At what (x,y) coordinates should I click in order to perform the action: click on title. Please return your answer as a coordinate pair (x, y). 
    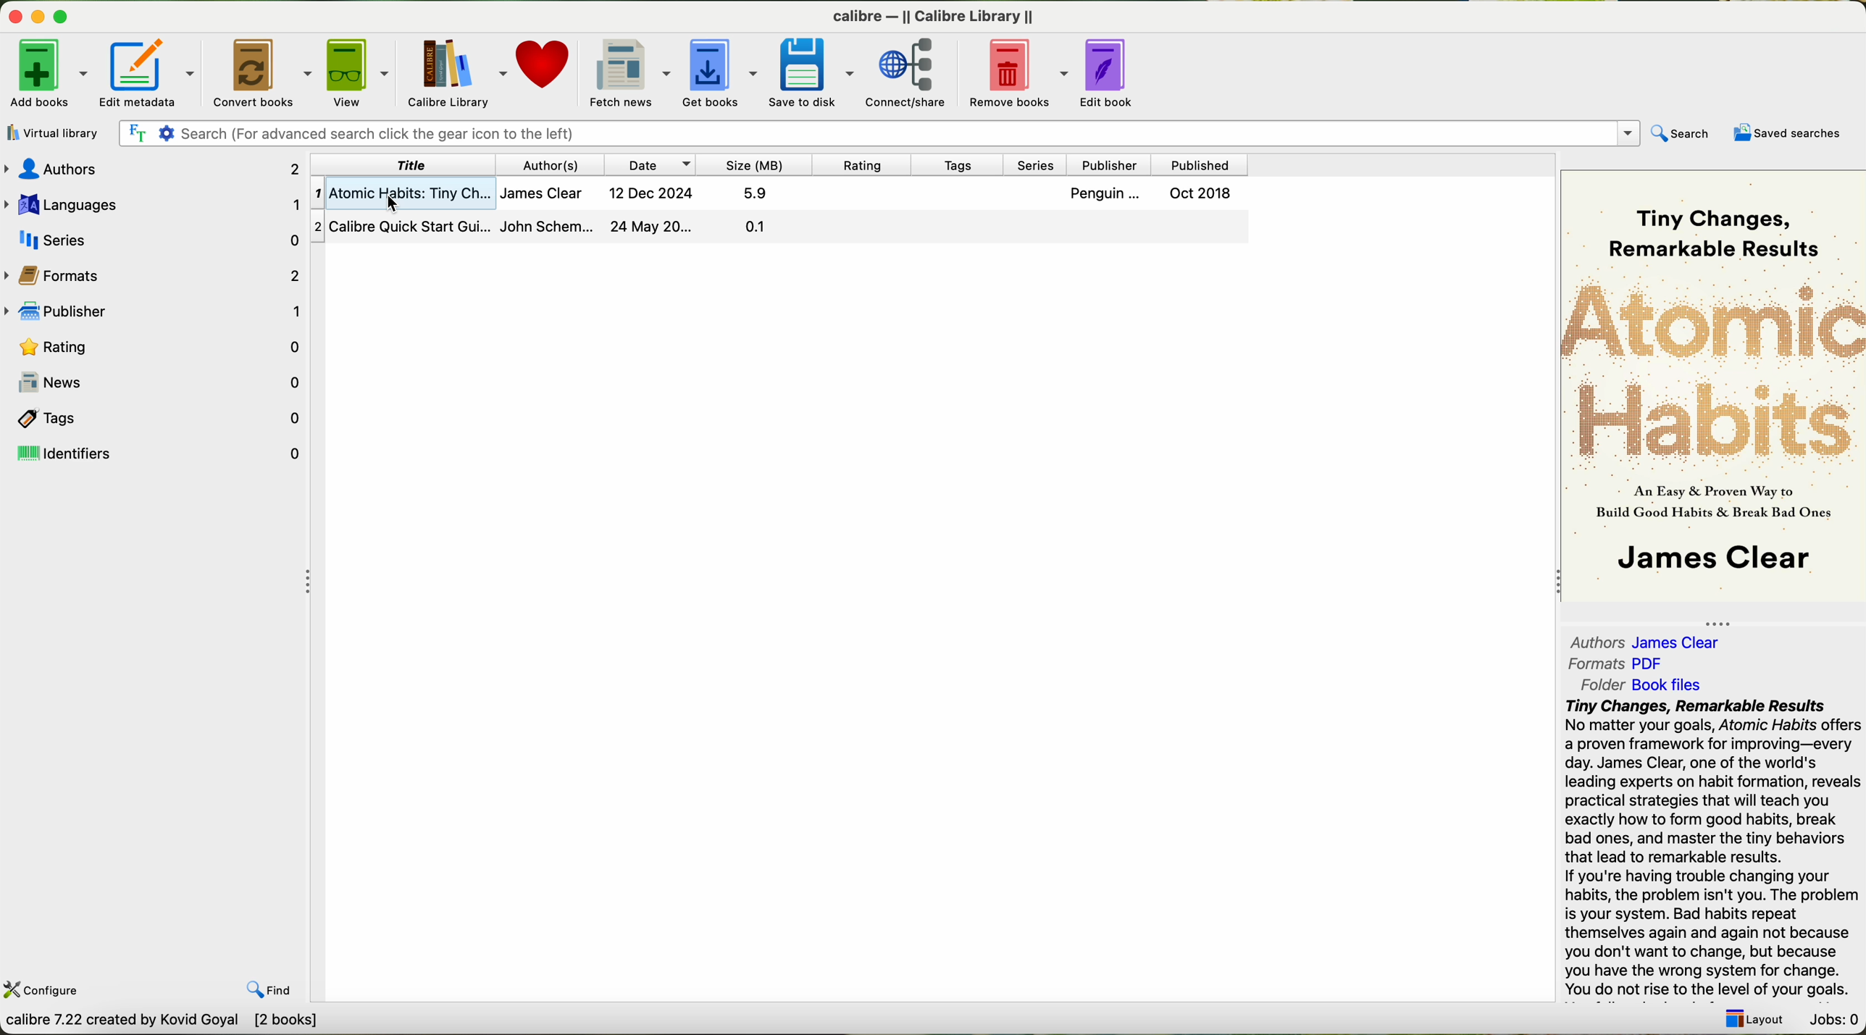
    Looking at the image, I should click on (405, 165).